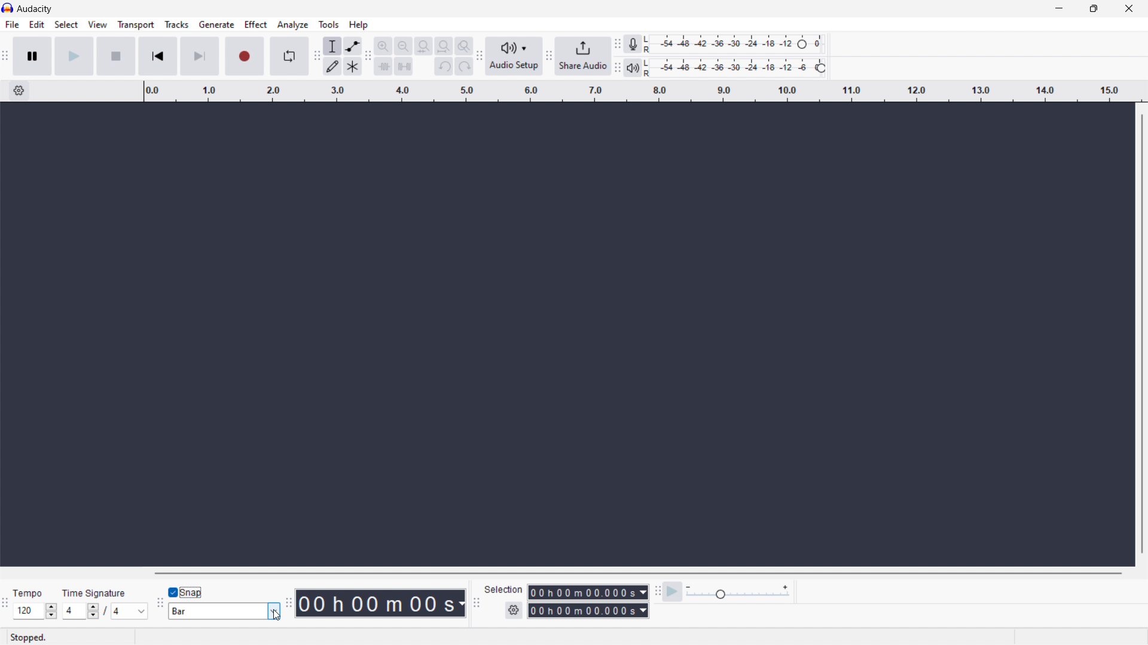 The image size is (1148, 645). What do you see at coordinates (737, 67) in the screenshot?
I see `playback meter` at bounding box center [737, 67].